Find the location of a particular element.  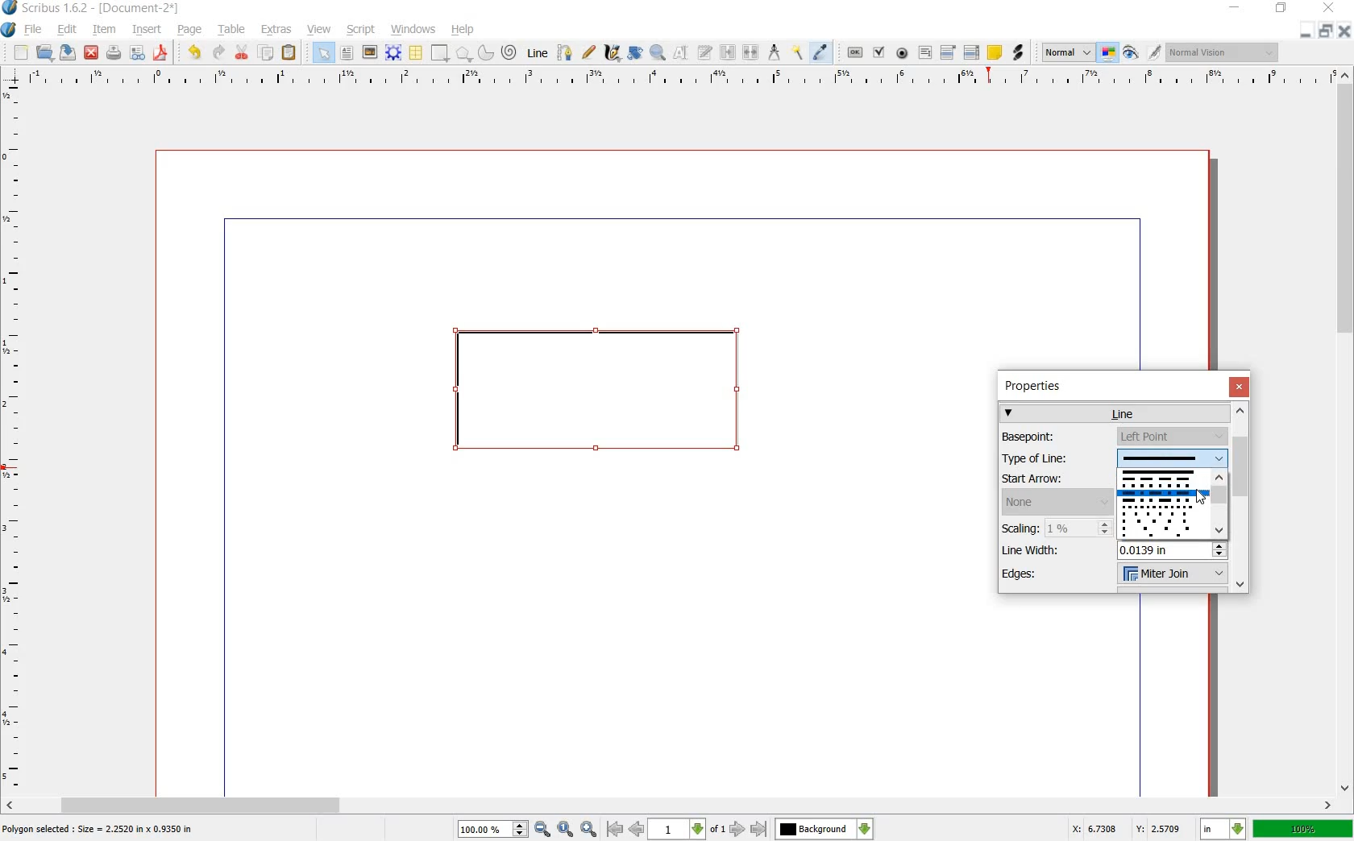

PDF PUSH BUTTON is located at coordinates (852, 52).